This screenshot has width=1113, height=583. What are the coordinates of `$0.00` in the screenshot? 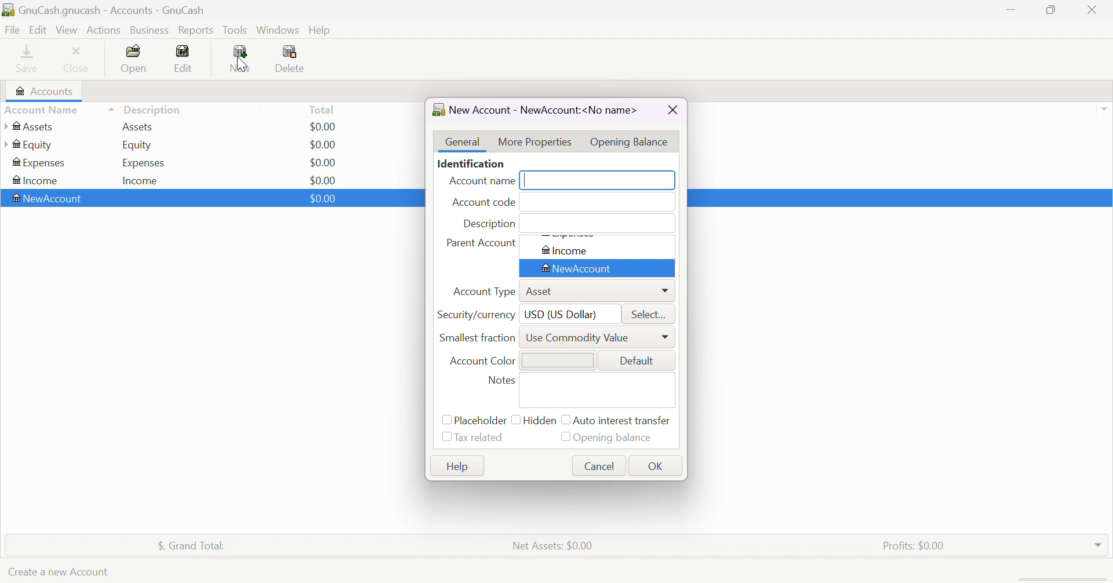 It's located at (321, 181).